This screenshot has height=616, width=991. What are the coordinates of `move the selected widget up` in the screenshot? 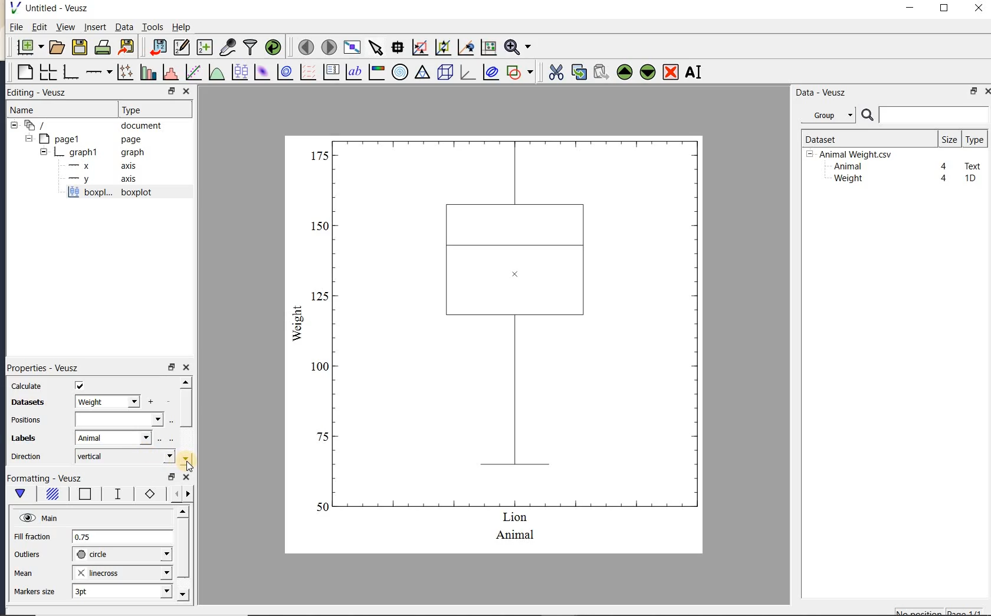 It's located at (625, 73).